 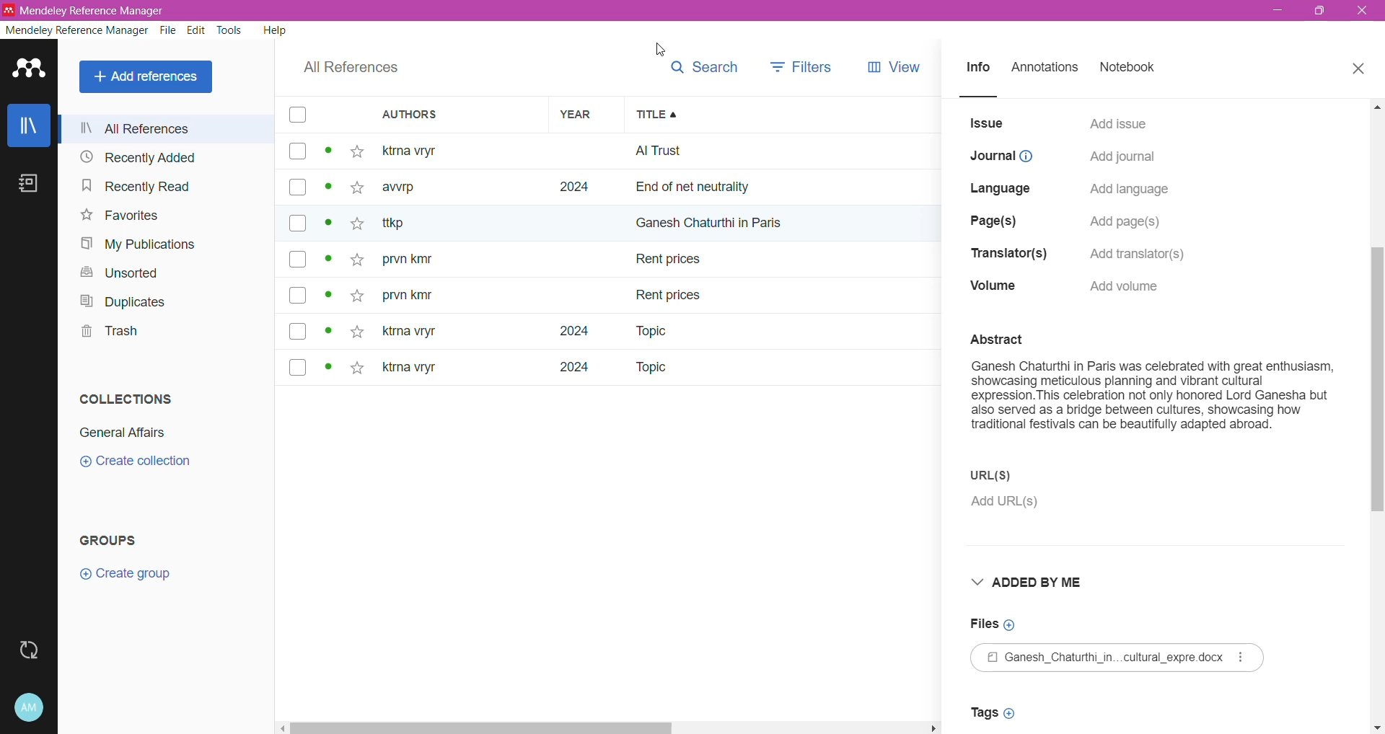 What do you see at coordinates (124, 399) in the screenshot?
I see `Collections` at bounding box center [124, 399].